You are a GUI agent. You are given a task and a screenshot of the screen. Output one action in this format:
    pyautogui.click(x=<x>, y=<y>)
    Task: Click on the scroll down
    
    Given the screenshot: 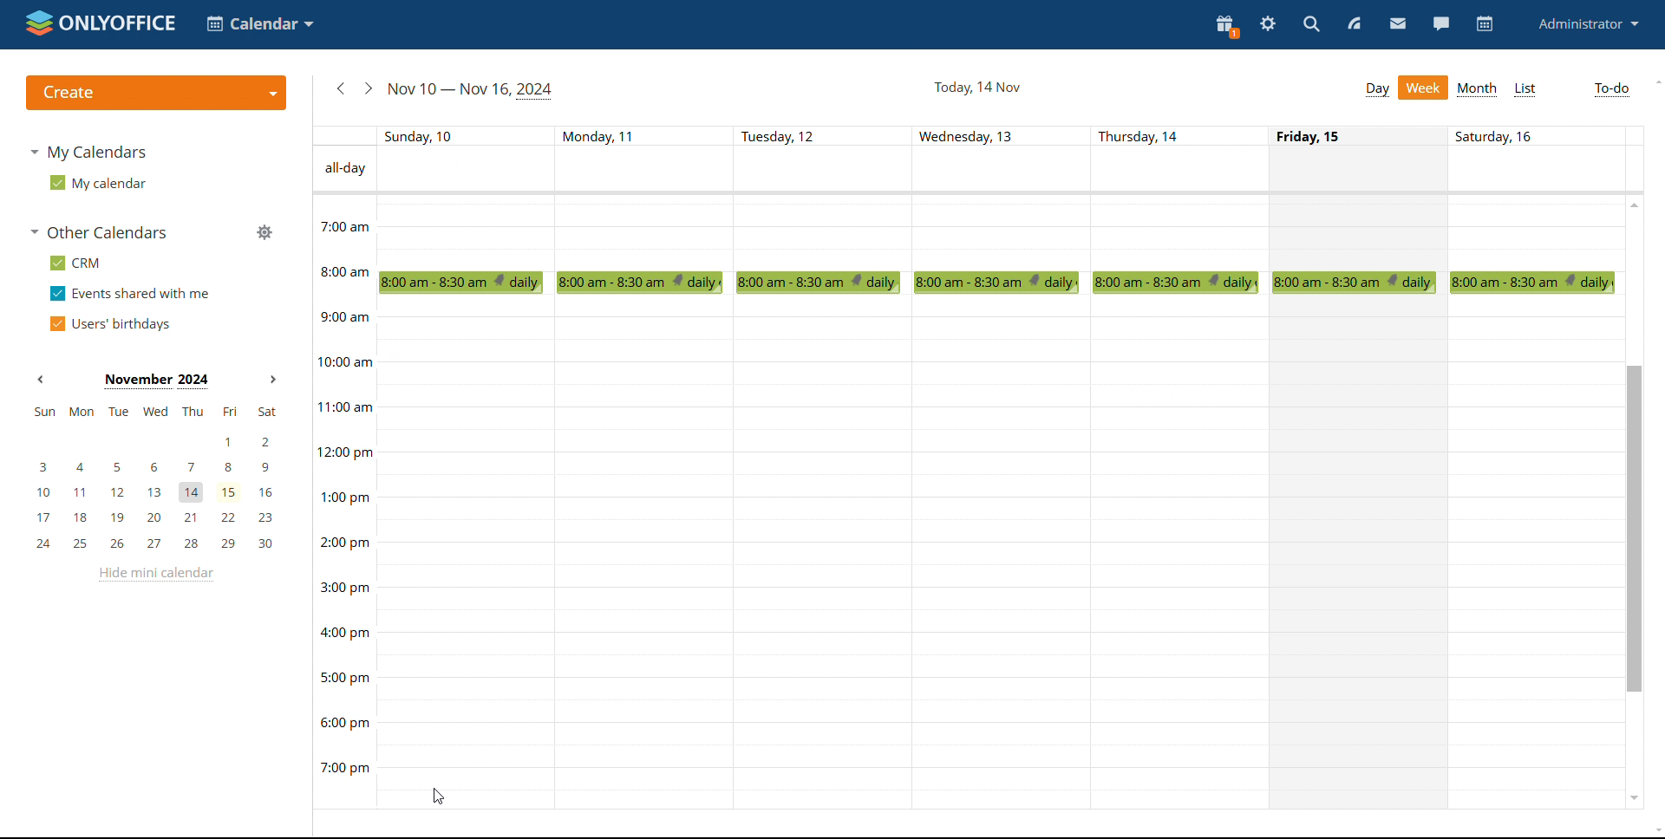 What is the action you would take?
    pyautogui.click(x=1633, y=800)
    